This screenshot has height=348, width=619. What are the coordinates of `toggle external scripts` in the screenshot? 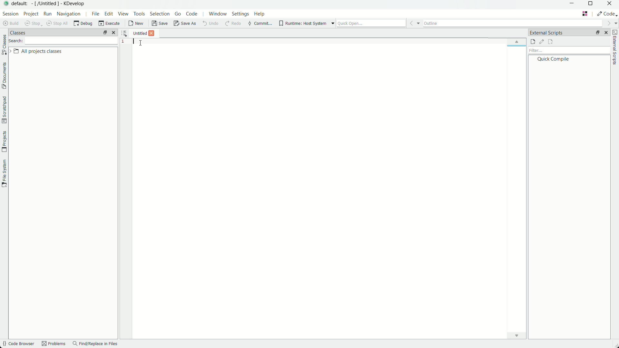 It's located at (615, 48).